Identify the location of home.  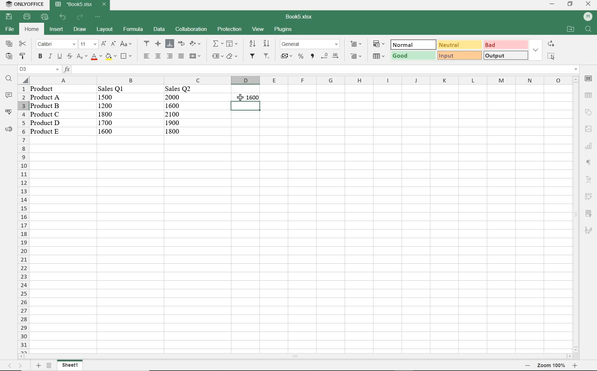
(32, 30).